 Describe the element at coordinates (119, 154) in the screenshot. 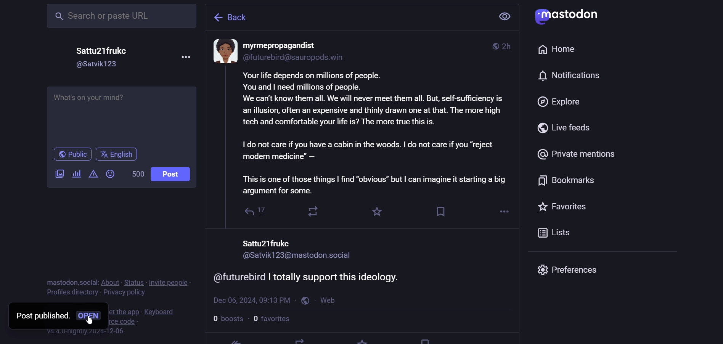

I see `english` at that location.